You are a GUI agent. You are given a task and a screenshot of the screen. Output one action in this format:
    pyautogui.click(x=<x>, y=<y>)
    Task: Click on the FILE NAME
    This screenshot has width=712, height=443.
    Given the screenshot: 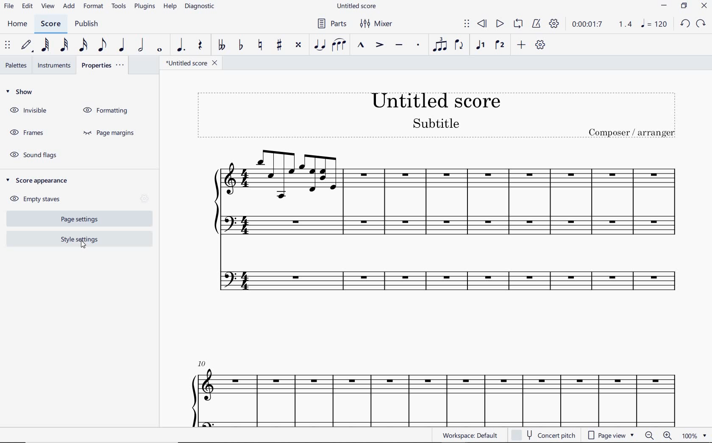 What is the action you would take?
    pyautogui.click(x=192, y=63)
    